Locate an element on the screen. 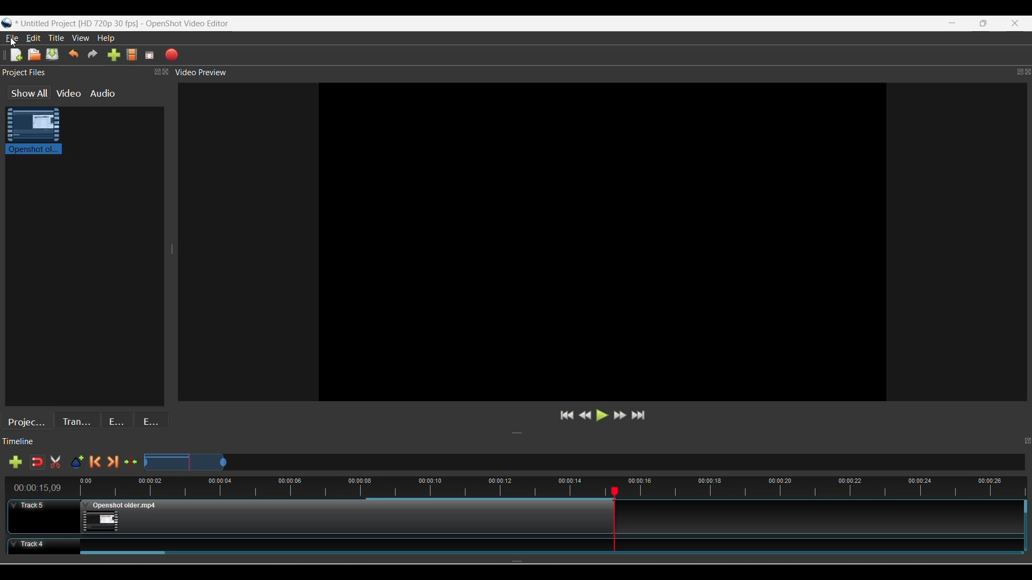 The image size is (1032, 580). Current timestamp of playhead is located at coordinates (38, 488).